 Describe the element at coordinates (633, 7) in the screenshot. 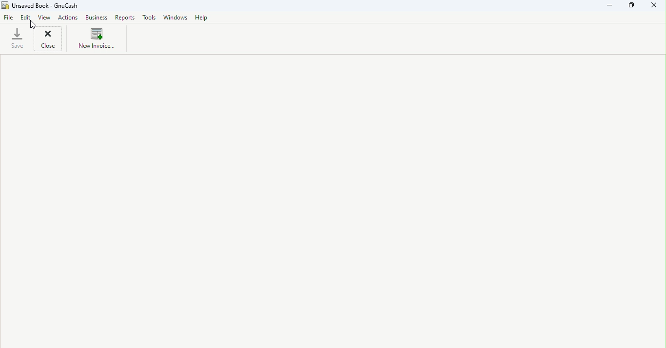

I see `Maximize` at that location.